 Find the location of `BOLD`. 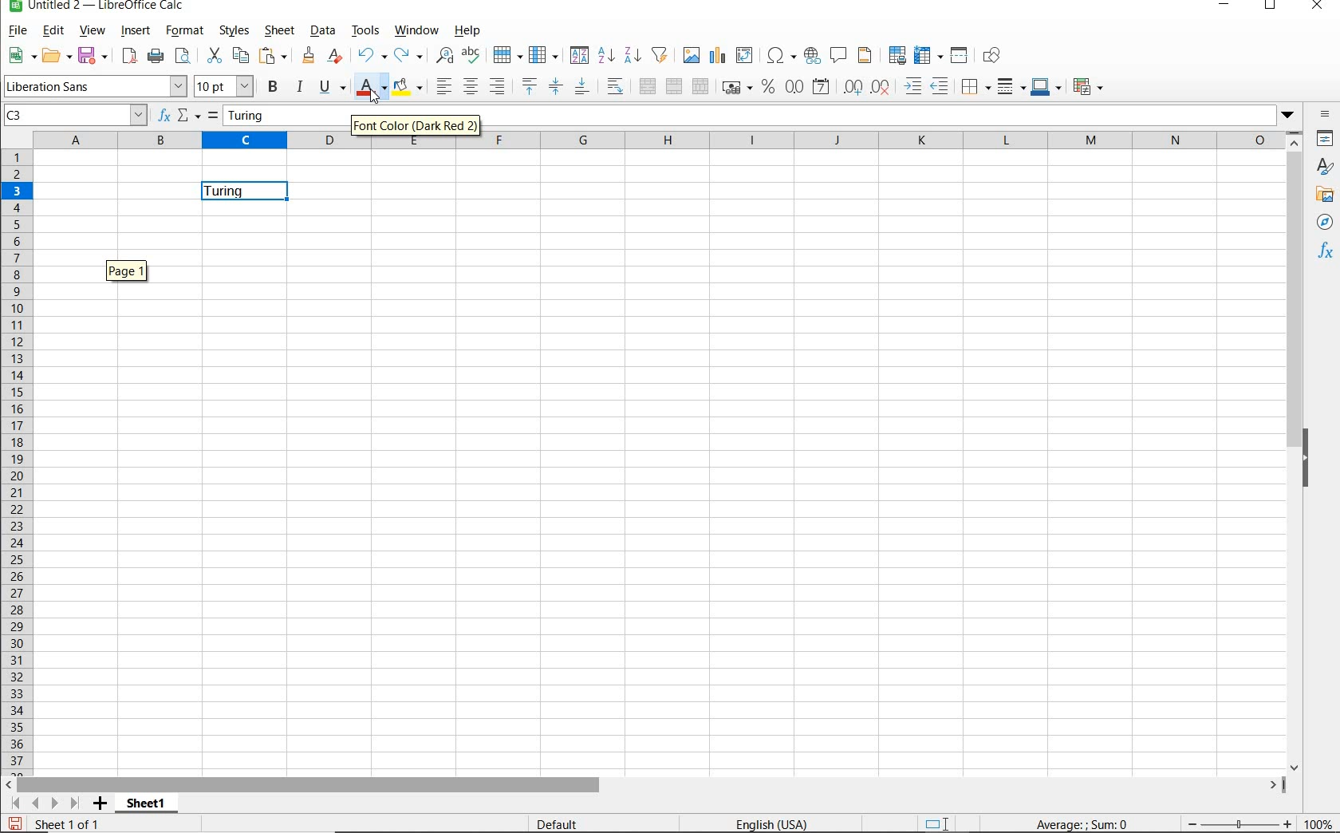

BOLD is located at coordinates (275, 85).